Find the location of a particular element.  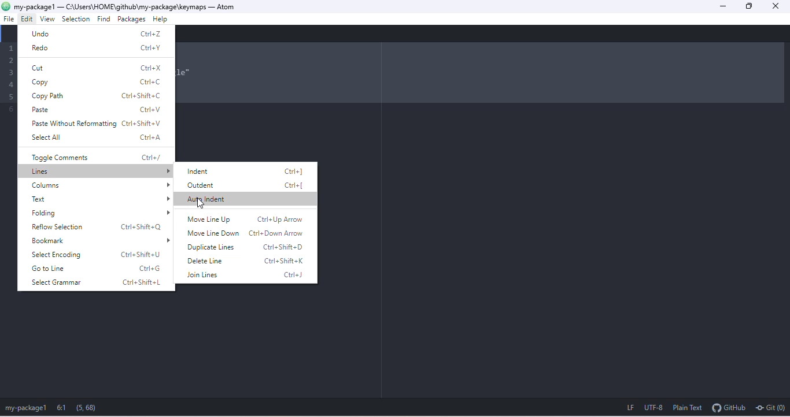

outdent is located at coordinates (247, 185).